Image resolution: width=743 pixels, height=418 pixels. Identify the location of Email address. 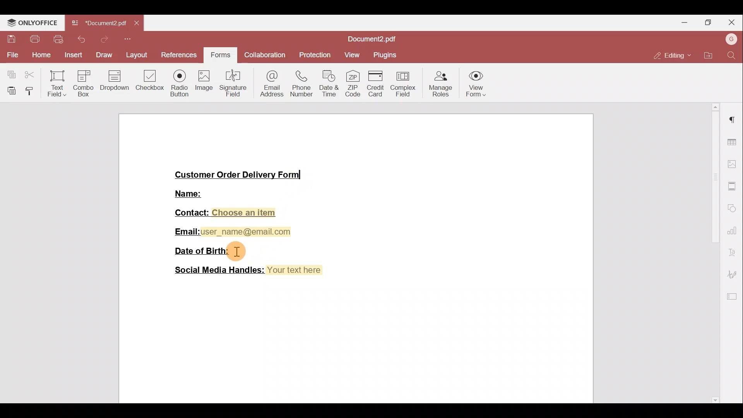
(271, 82).